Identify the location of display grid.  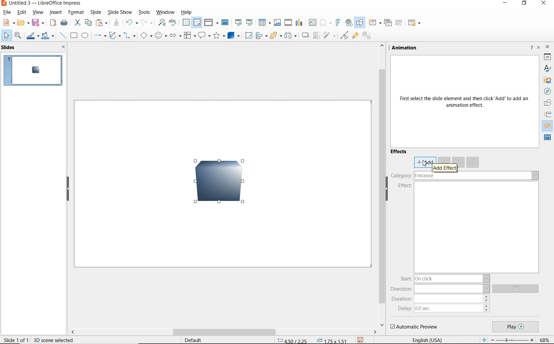
(186, 22).